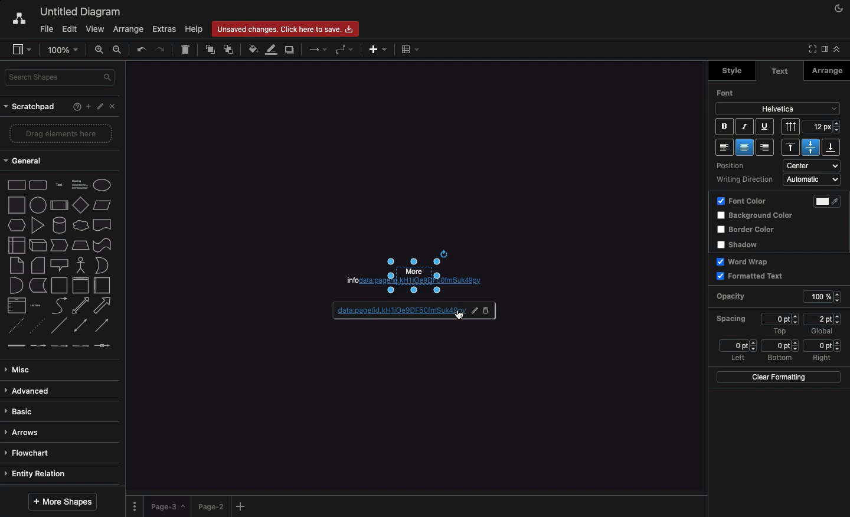 This screenshot has height=517, width=850. I want to click on diamond, so click(81, 204).